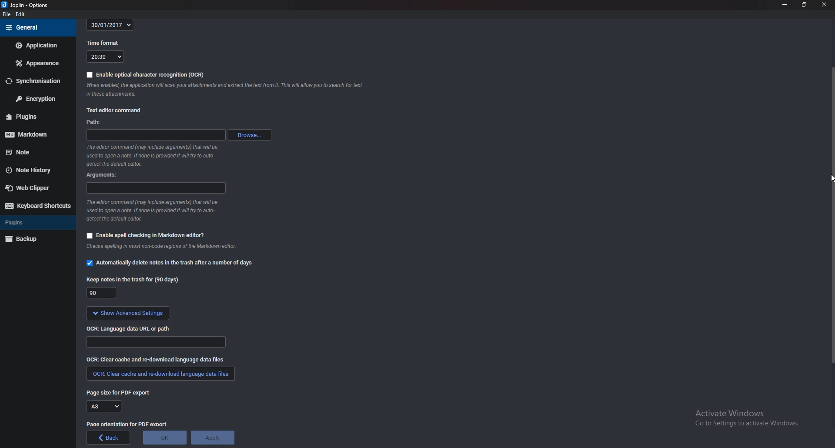 This screenshot has width=835, height=448. What do you see at coordinates (156, 212) in the screenshot?
I see `Info` at bounding box center [156, 212].